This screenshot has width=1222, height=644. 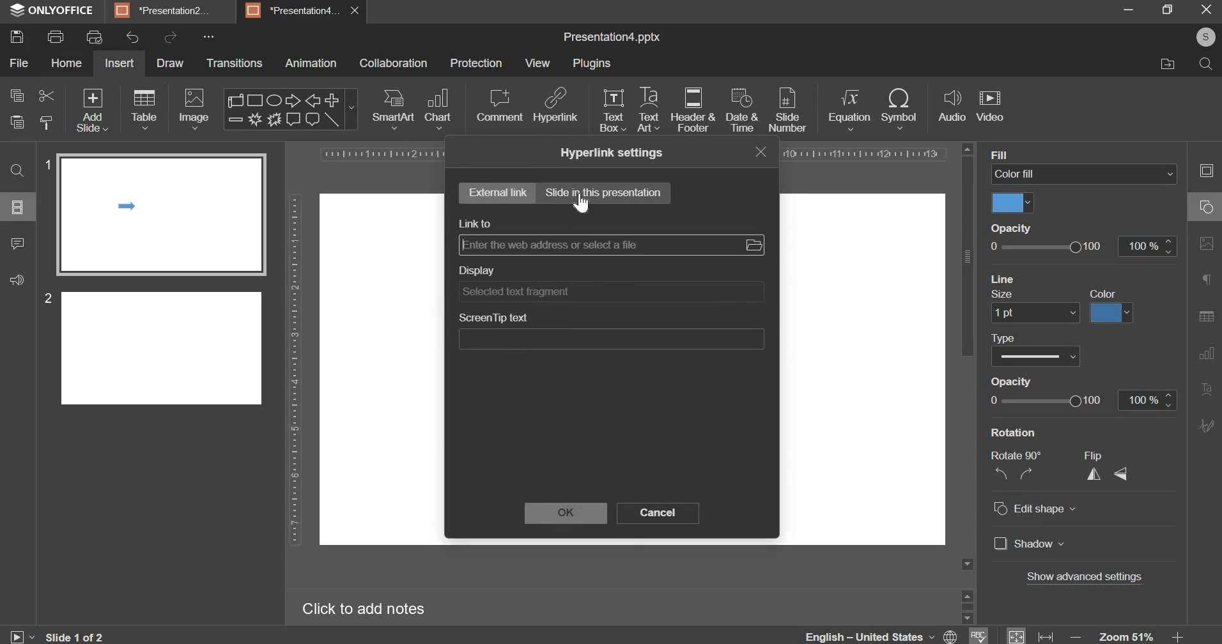 What do you see at coordinates (17, 165) in the screenshot?
I see `search` at bounding box center [17, 165].